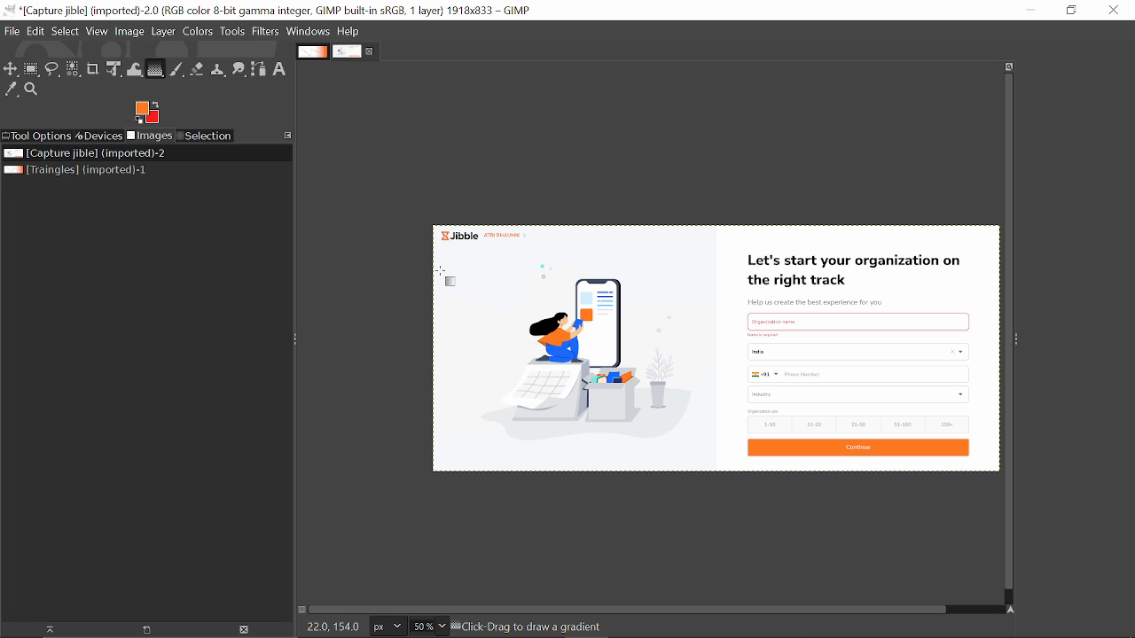 Image resolution: width=1135 pixels, height=638 pixels. What do you see at coordinates (1073, 11) in the screenshot?
I see `Restore down` at bounding box center [1073, 11].